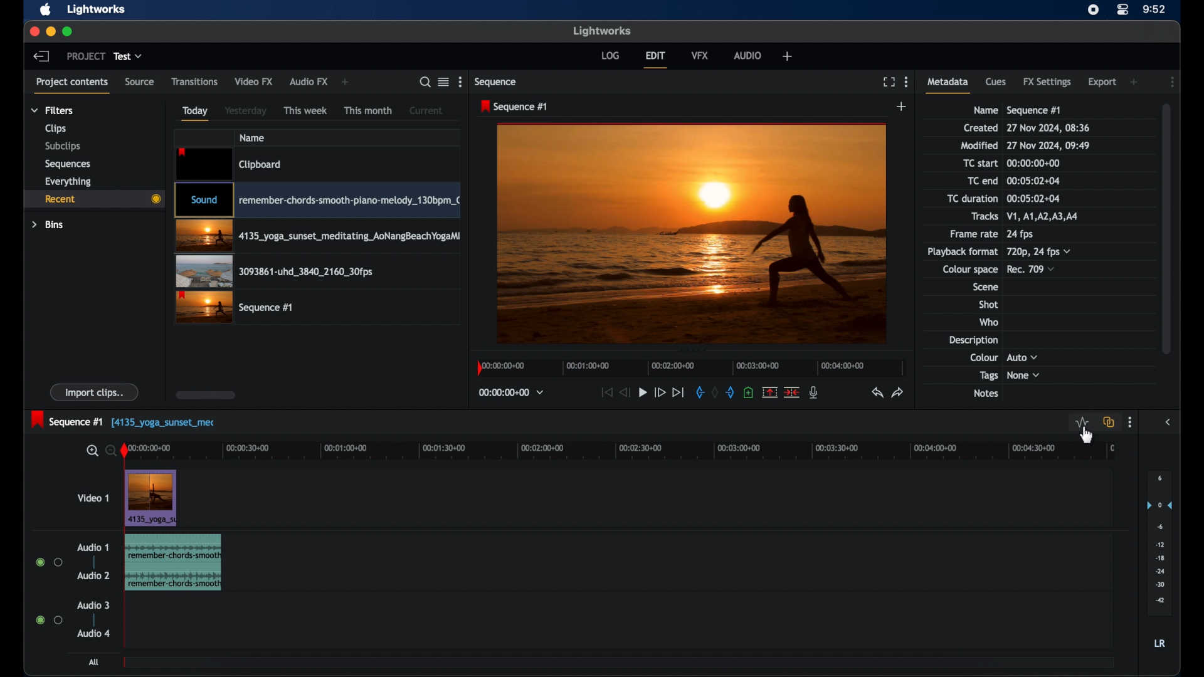 Image resolution: width=1204 pixels, height=677 pixels. What do you see at coordinates (172, 564) in the screenshot?
I see `audio clip` at bounding box center [172, 564].